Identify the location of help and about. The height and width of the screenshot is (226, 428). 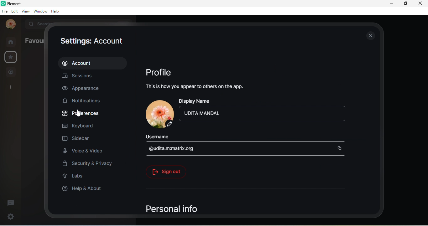
(83, 189).